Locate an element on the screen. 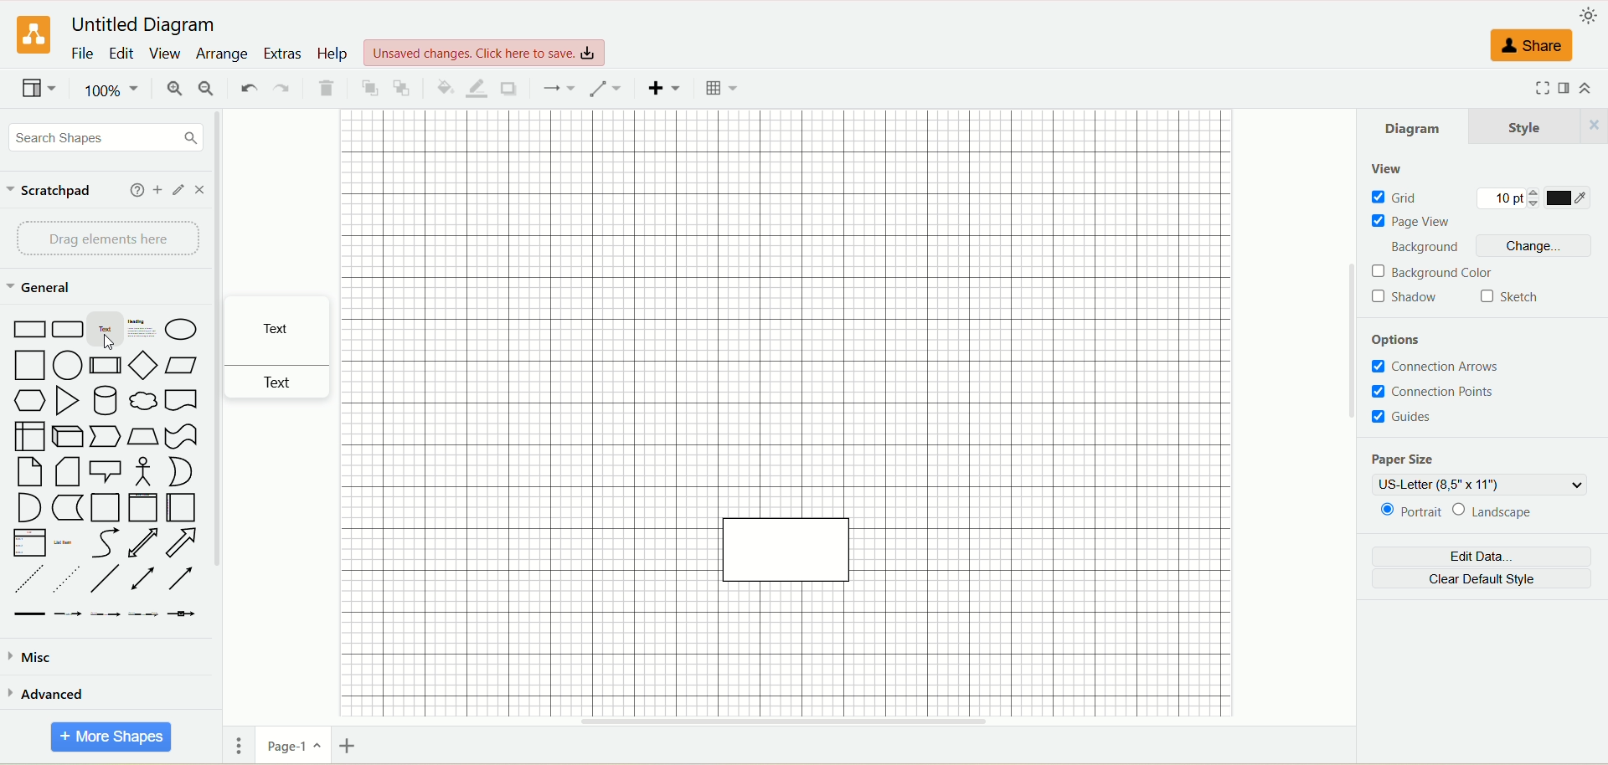 The image size is (1608, 765). connector 5 is located at coordinates (183, 613).